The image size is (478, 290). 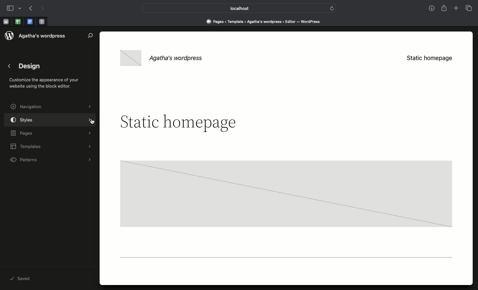 I want to click on Share, so click(x=444, y=8).